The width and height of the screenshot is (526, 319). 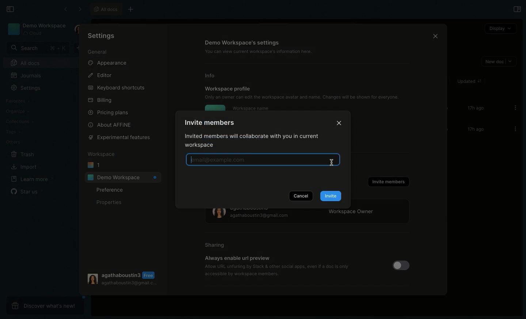 I want to click on 1, so click(x=94, y=165).